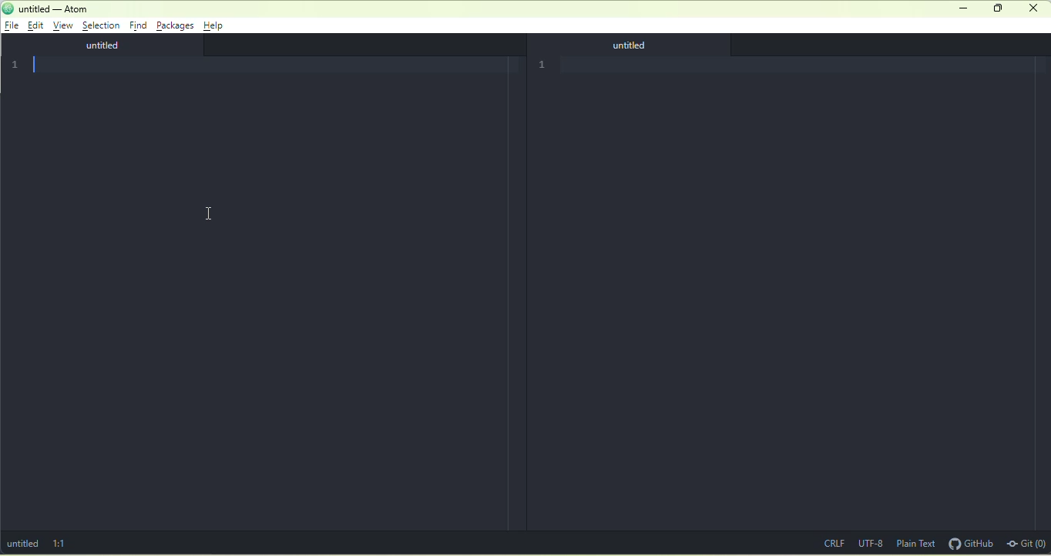 This screenshot has height=556, width=1051. Describe the element at coordinates (25, 544) in the screenshot. I see `untitled` at that location.